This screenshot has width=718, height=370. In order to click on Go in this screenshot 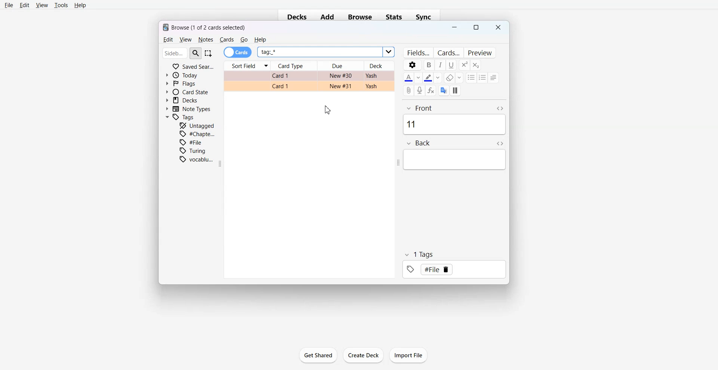, I will do `click(244, 40)`.